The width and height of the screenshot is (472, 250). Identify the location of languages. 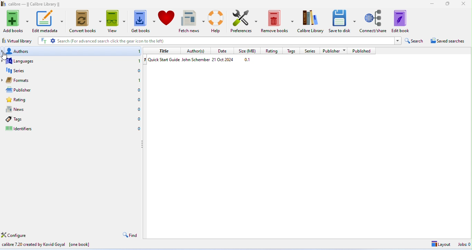
(75, 61).